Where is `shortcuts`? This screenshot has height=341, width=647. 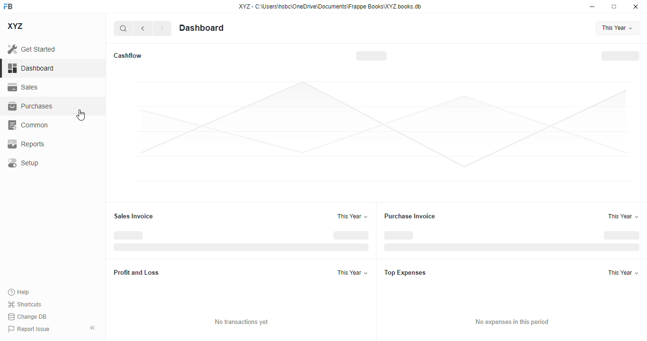
shortcuts is located at coordinates (25, 304).